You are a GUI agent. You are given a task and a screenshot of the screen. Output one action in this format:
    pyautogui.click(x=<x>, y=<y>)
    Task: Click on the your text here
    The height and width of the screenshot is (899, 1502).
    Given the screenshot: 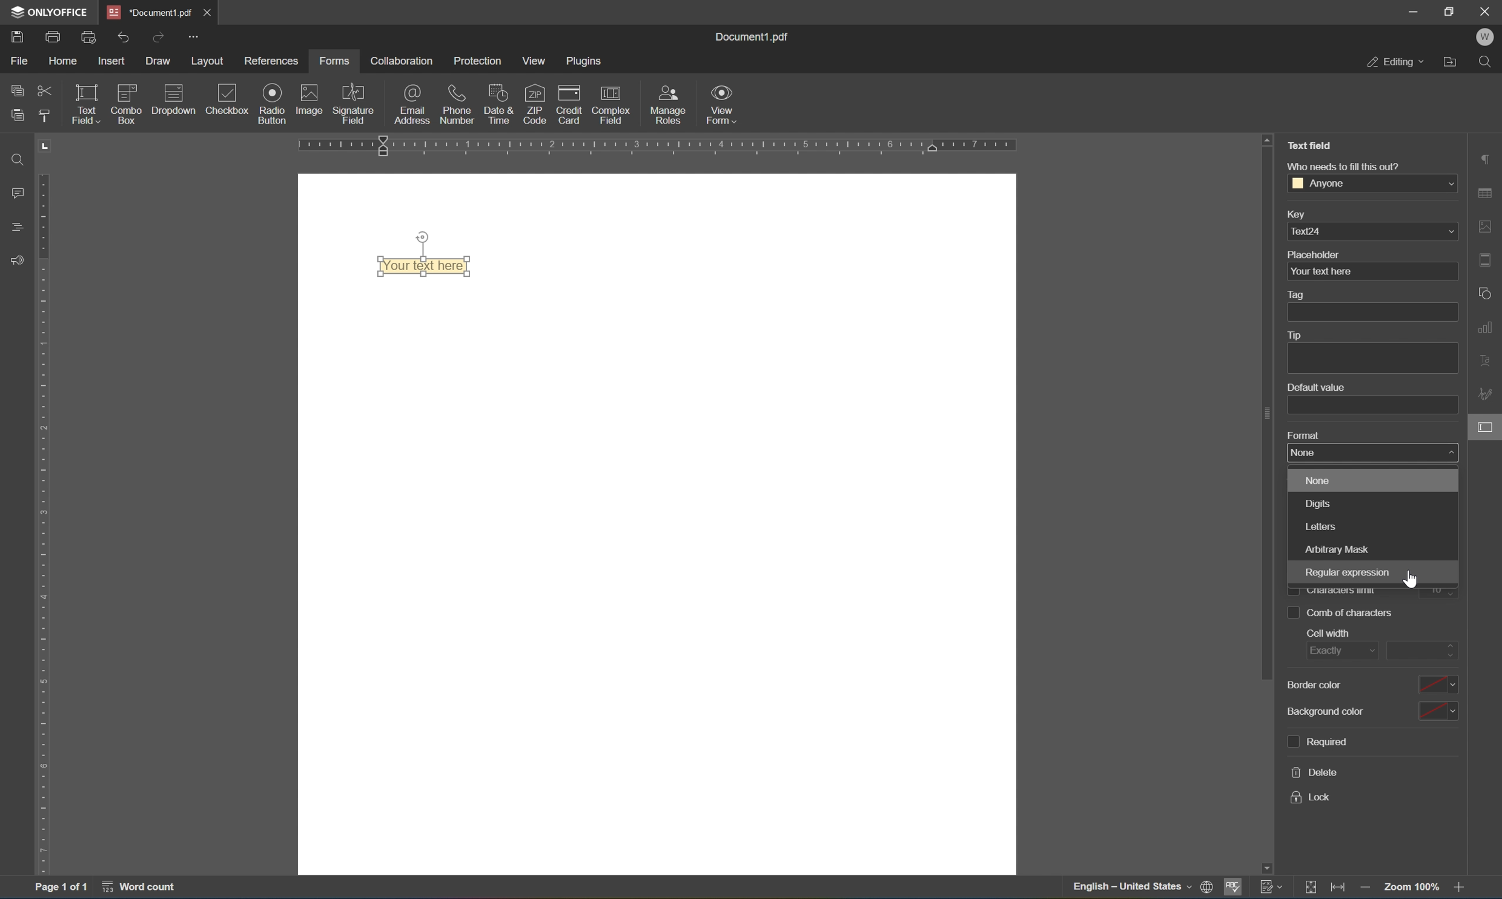 What is the action you would take?
    pyautogui.click(x=1326, y=272)
    